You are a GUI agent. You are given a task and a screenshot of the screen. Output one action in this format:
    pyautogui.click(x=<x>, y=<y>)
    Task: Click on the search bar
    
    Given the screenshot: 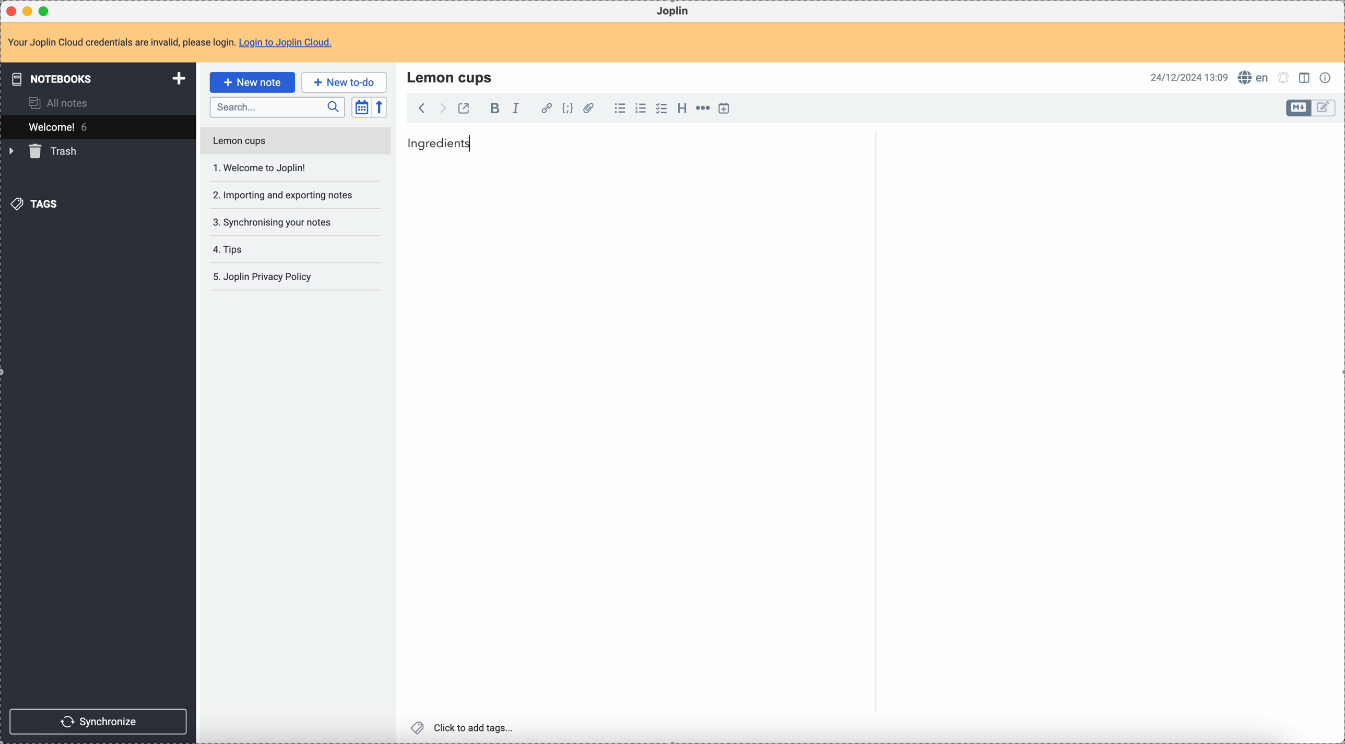 What is the action you would take?
    pyautogui.click(x=277, y=107)
    